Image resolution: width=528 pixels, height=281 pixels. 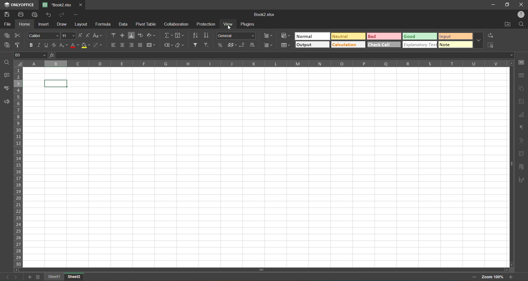 What do you see at coordinates (58, 5) in the screenshot?
I see `book2.xlsx` at bounding box center [58, 5].